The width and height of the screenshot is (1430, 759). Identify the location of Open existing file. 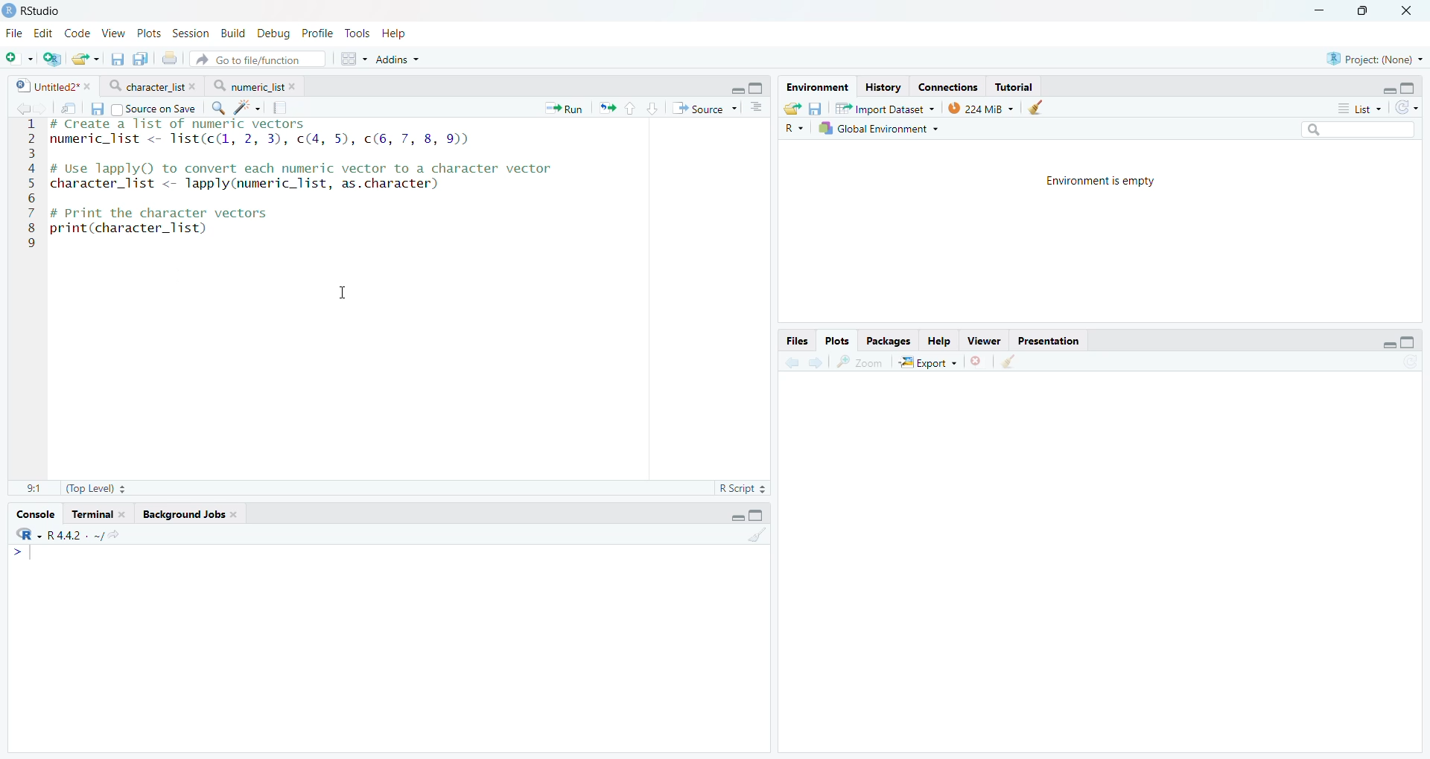
(84, 59).